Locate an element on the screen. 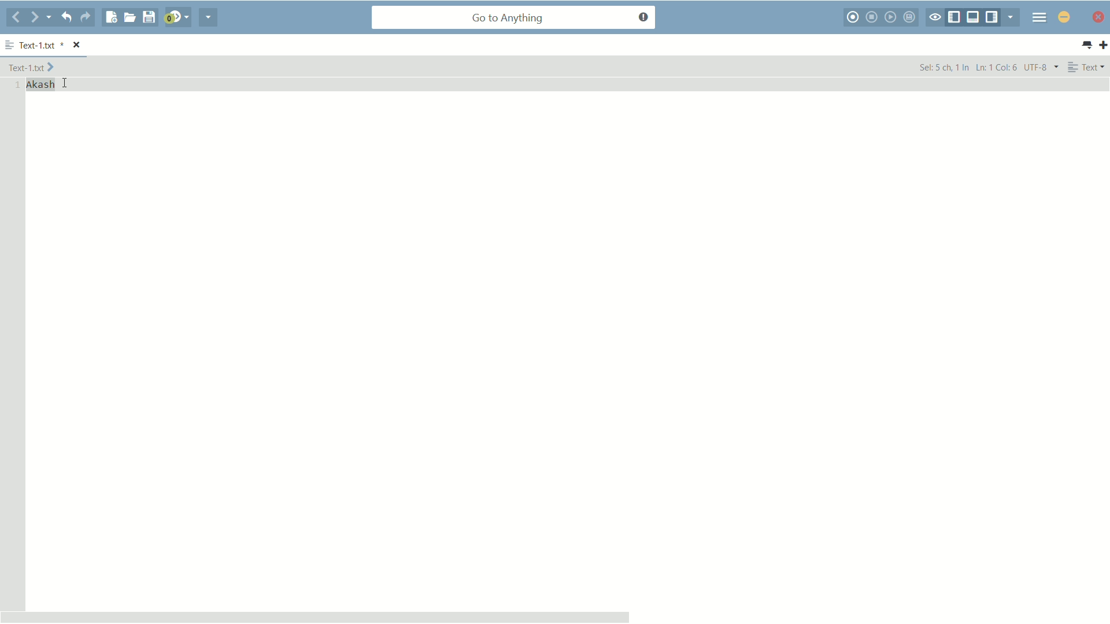  Sel: 5ch, 1 line Line: 1 Column: 6 is located at coordinates (967, 66).